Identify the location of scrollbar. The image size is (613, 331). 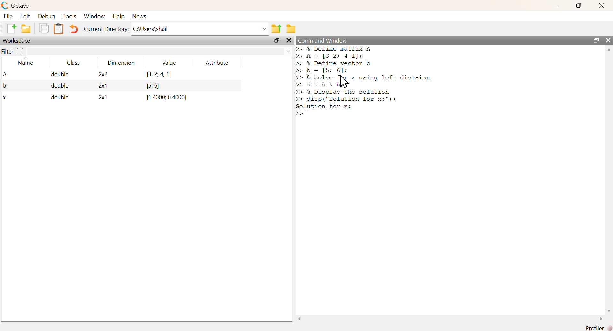
(609, 180).